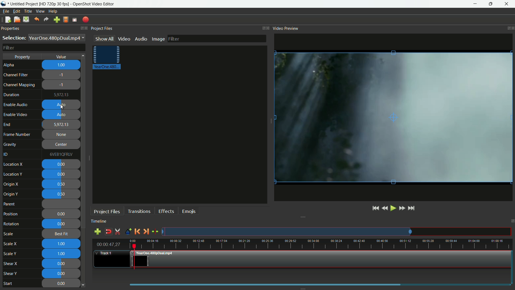 Image resolution: width=515 pixels, height=290 pixels. Describe the element at coordinates (40, 12) in the screenshot. I see `view menu` at that location.